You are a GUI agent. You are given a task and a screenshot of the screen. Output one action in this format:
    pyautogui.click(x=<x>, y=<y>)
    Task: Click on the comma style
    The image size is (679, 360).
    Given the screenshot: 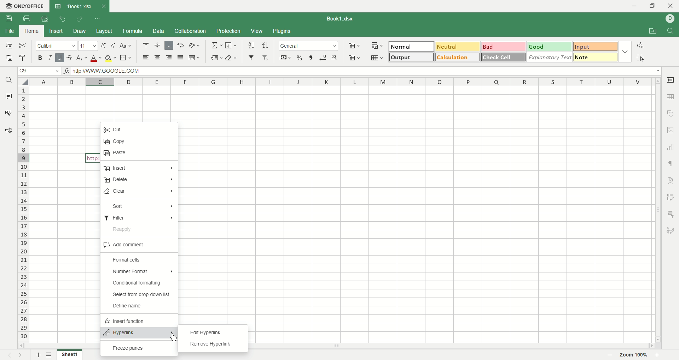 What is the action you would take?
    pyautogui.click(x=311, y=58)
    